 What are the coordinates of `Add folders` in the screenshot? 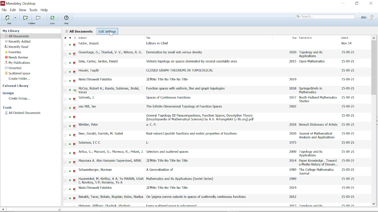 It's located at (25, 18).